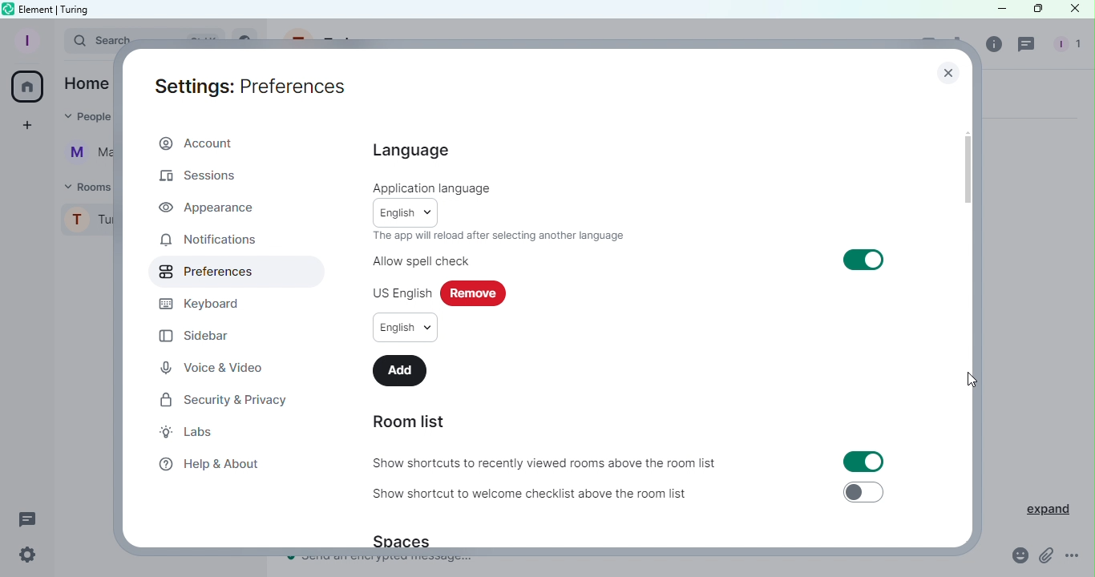 This screenshot has width=1095, height=577. What do you see at coordinates (85, 186) in the screenshot?
I see `Rooms` at bounding box center [85, 186].